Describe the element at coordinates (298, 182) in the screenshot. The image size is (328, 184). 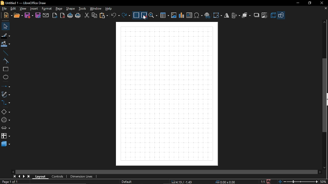
I see `change zoom` at that location.